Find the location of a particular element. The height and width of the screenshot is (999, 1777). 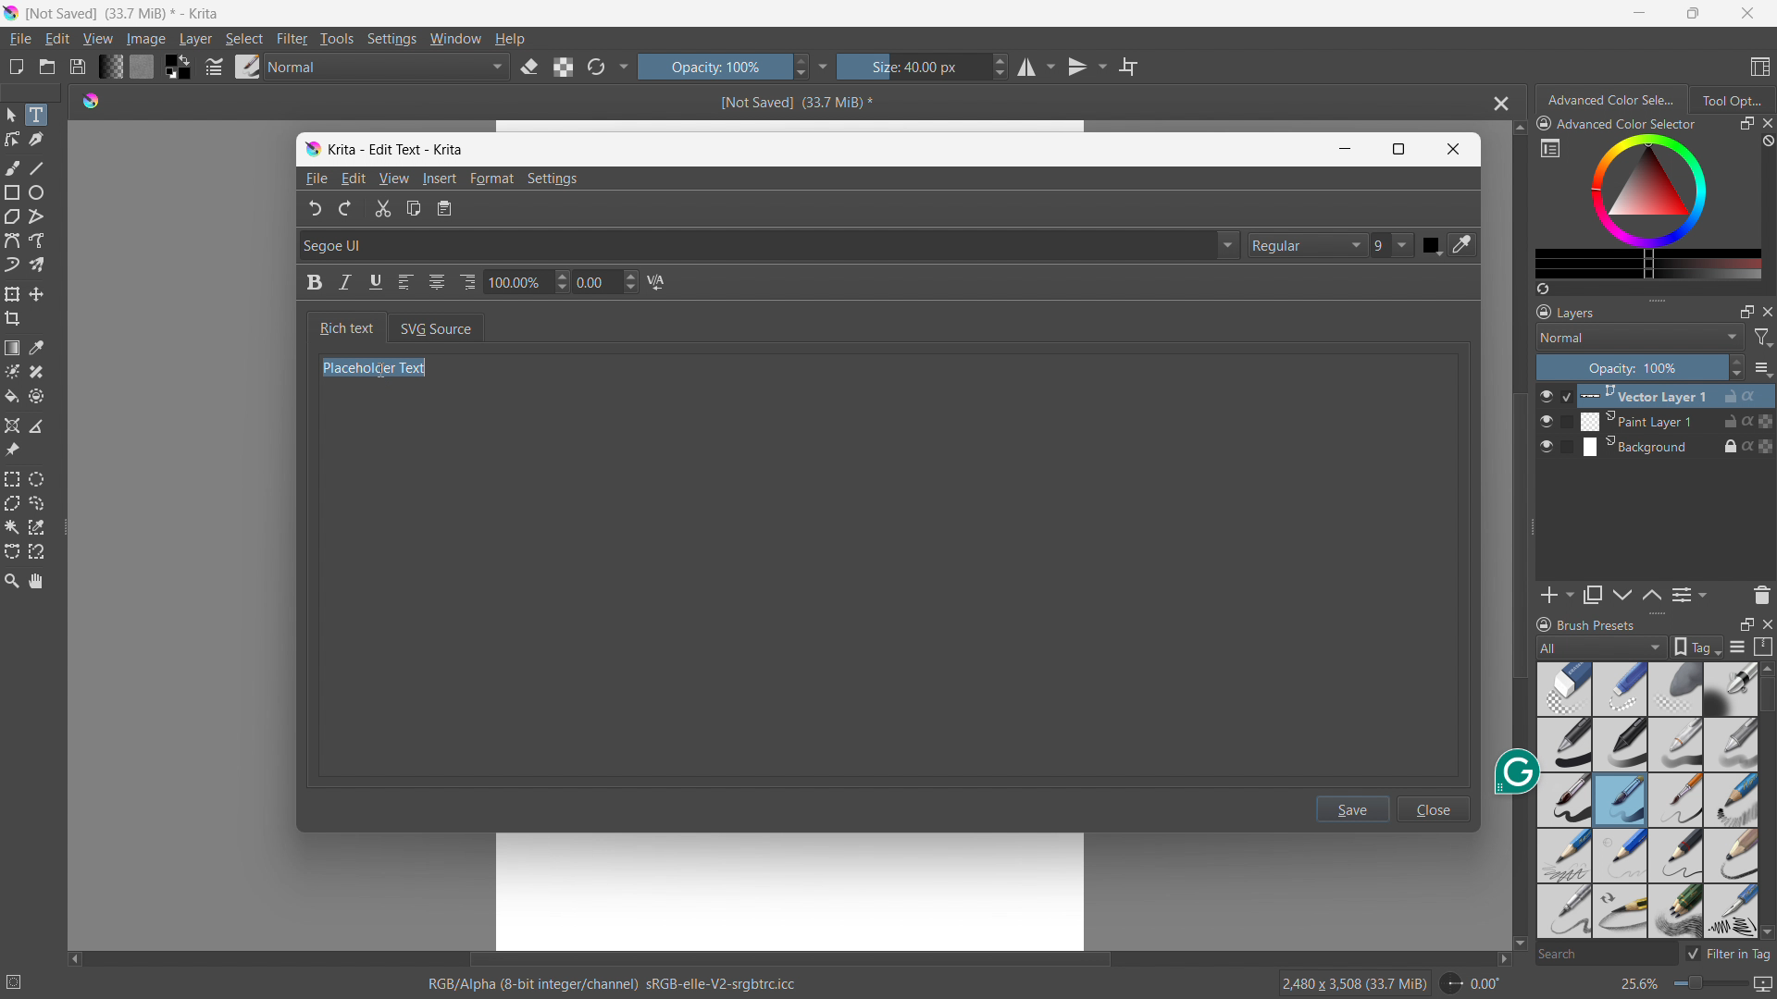

close document is located at coordinates (1497, 104).